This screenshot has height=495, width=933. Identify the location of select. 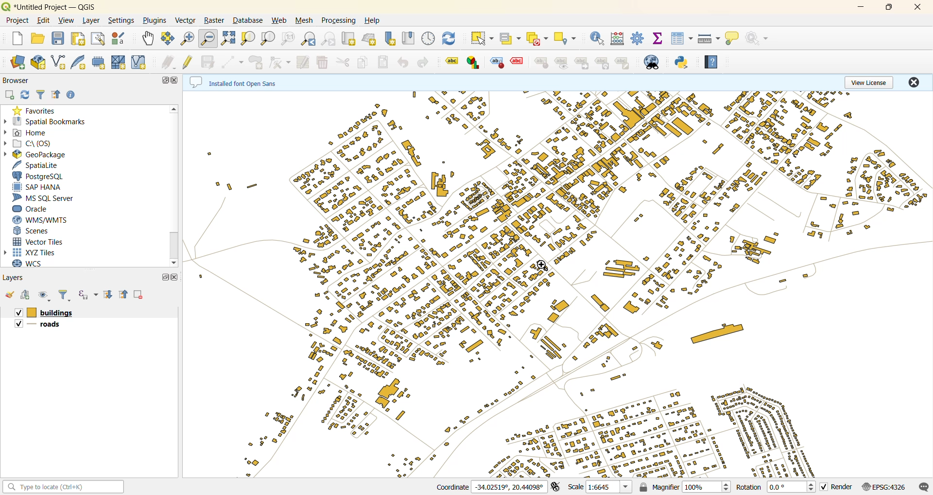
(481, 38).